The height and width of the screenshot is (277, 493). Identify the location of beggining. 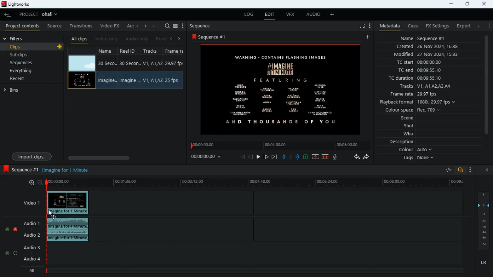
(242, 157).